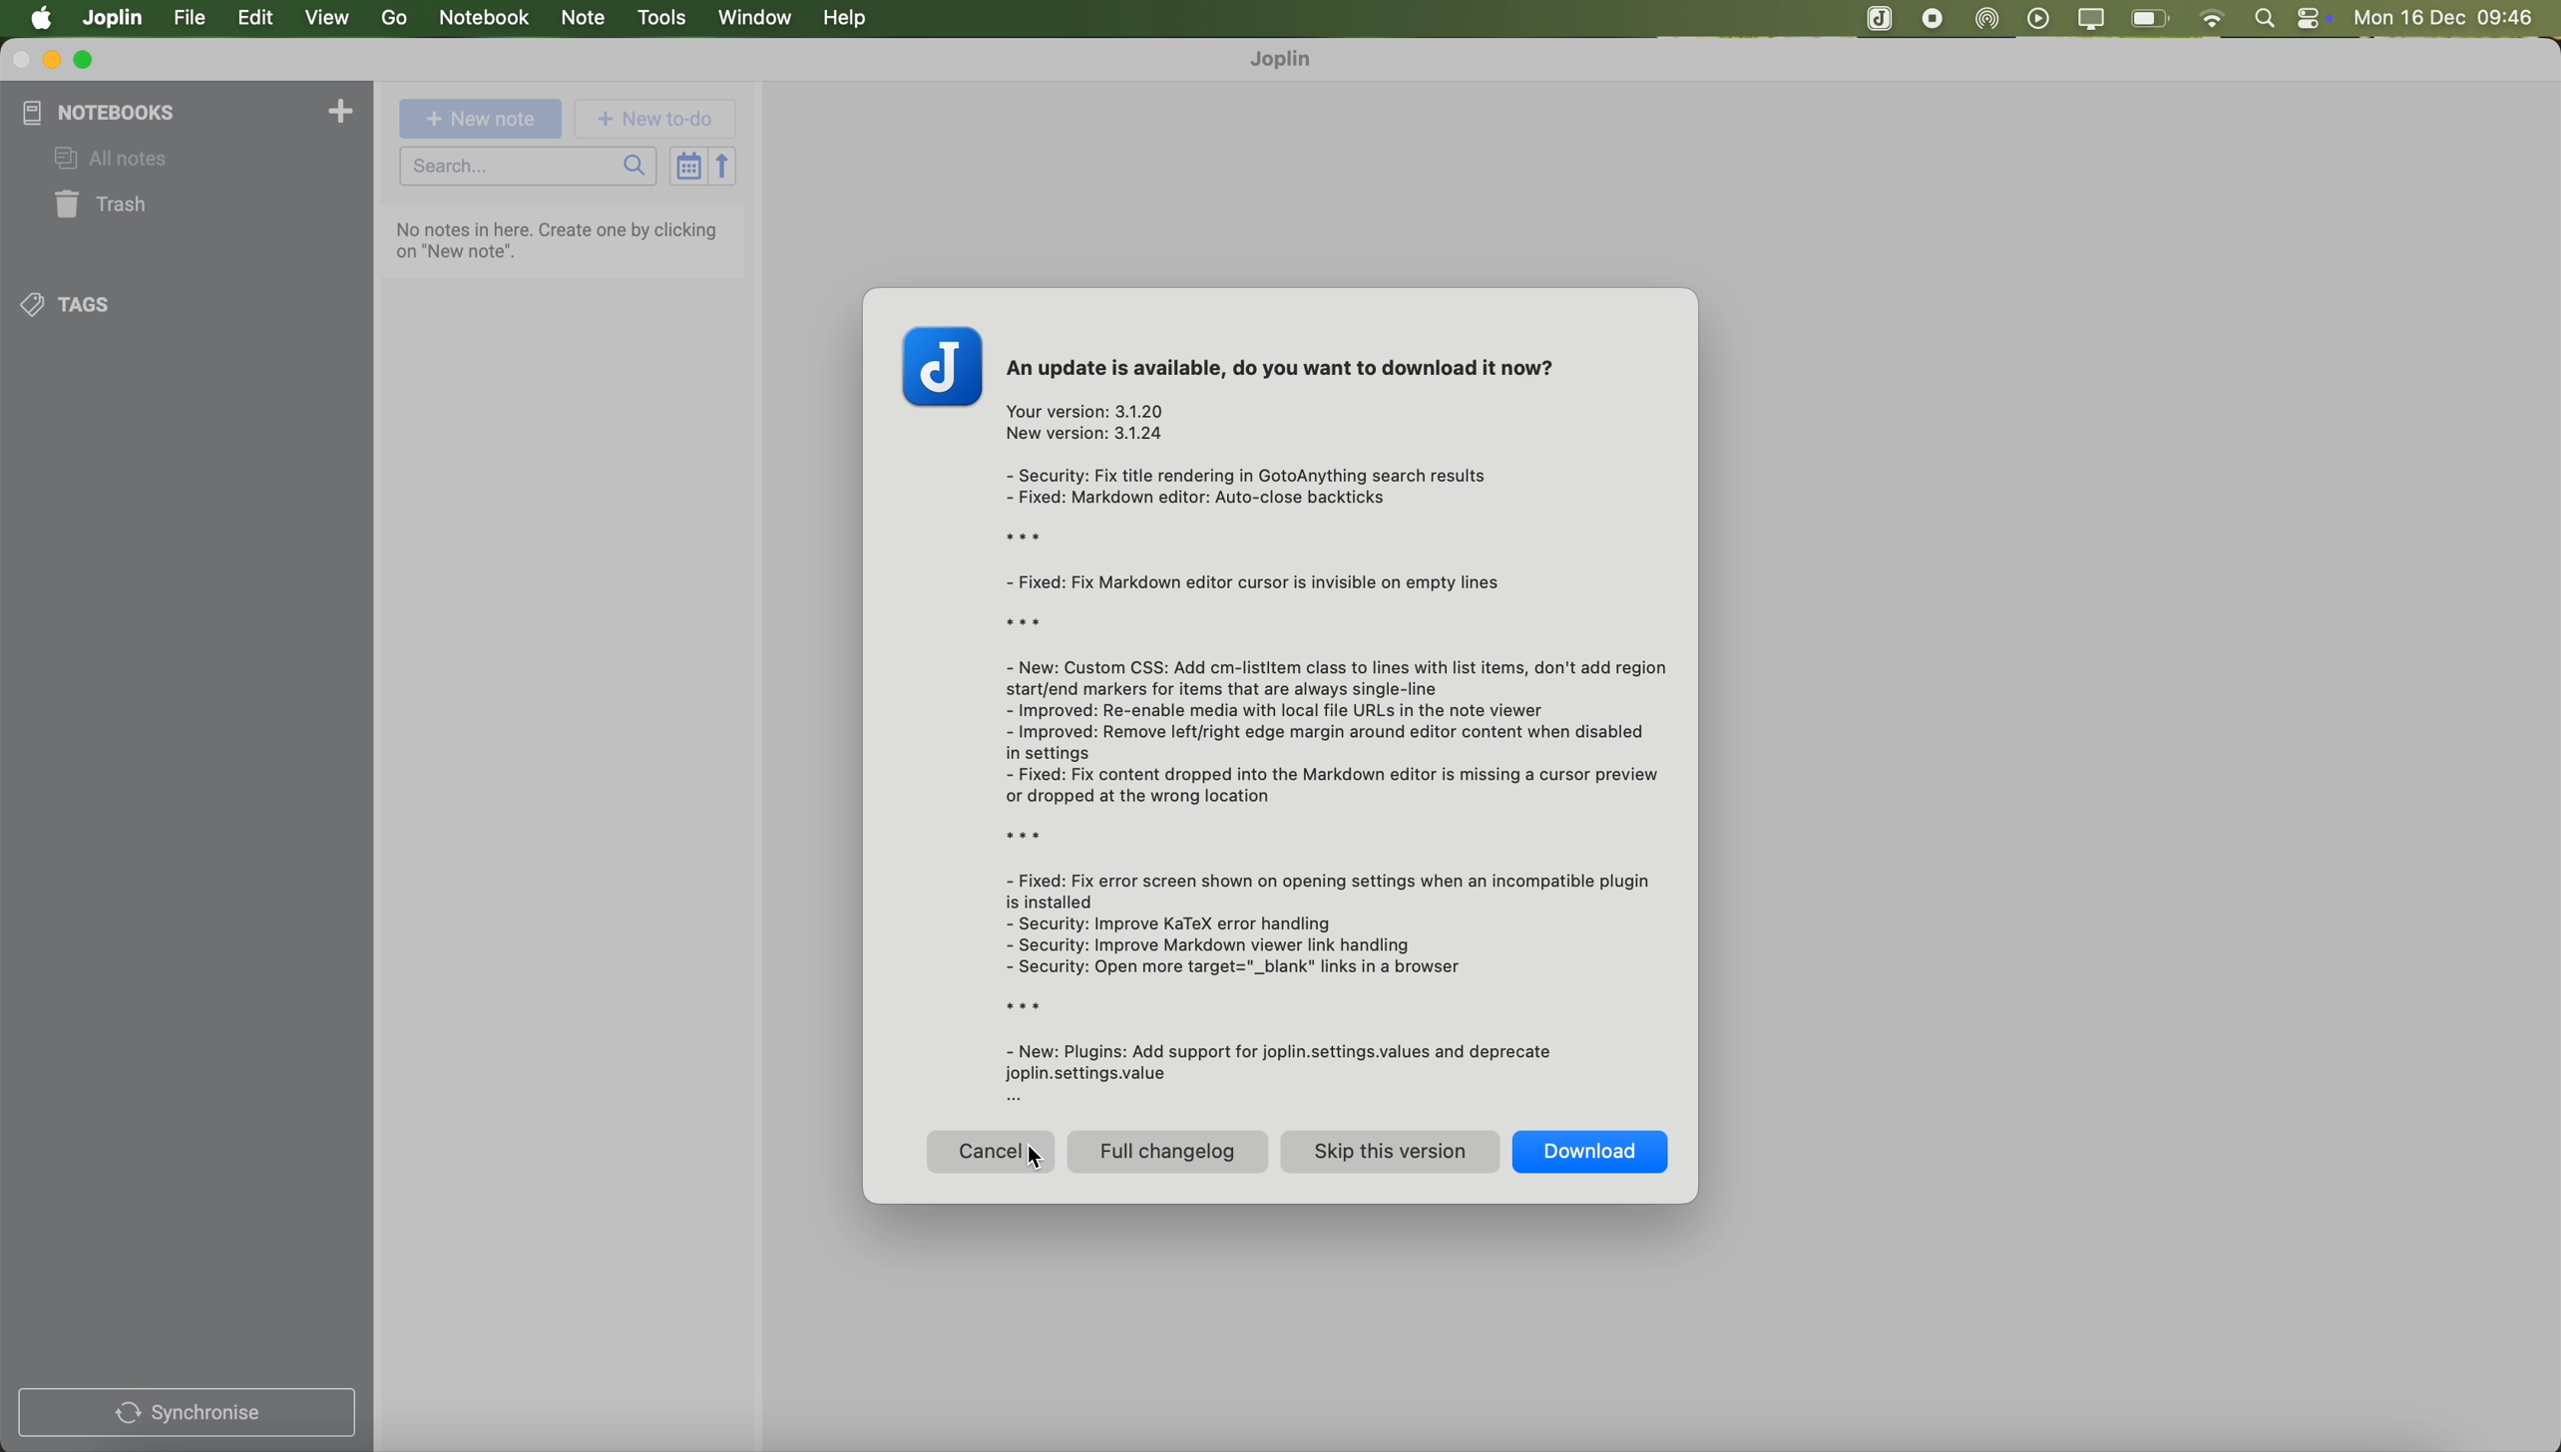 This screenshot has width=2561, height=1452. I want to click on Cursor, so click(1035, 1159).